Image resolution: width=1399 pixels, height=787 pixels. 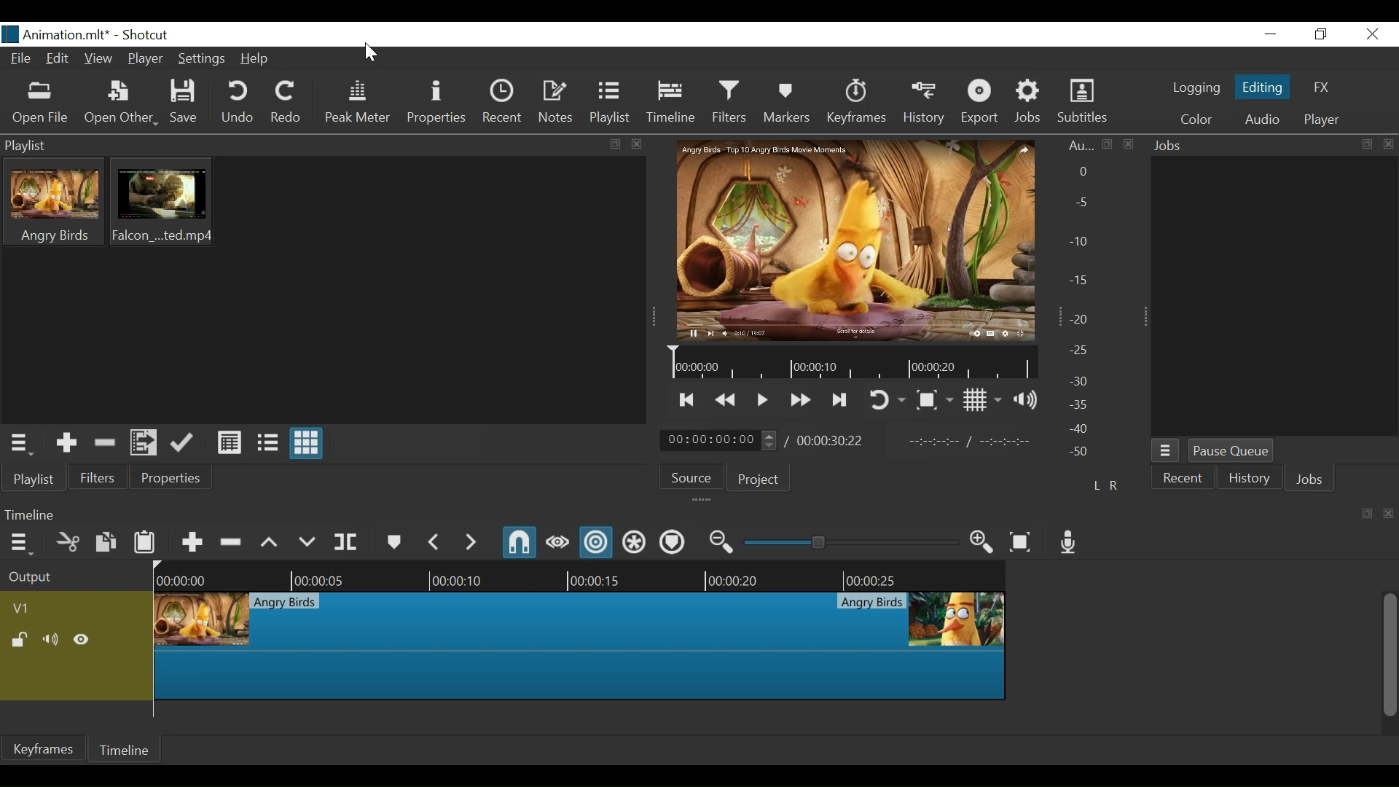 I want to click on View, so click(x=99, y=59).